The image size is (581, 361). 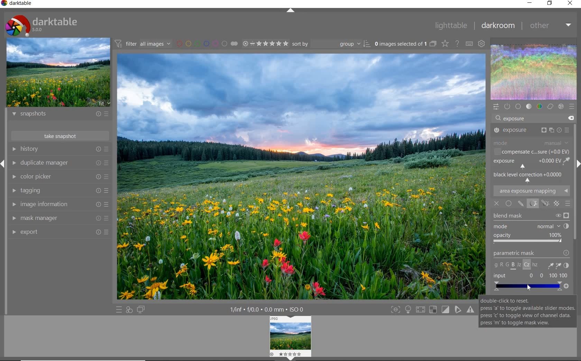 I want to click on quick access for applying any of your styles, so click(x=129, y=310).